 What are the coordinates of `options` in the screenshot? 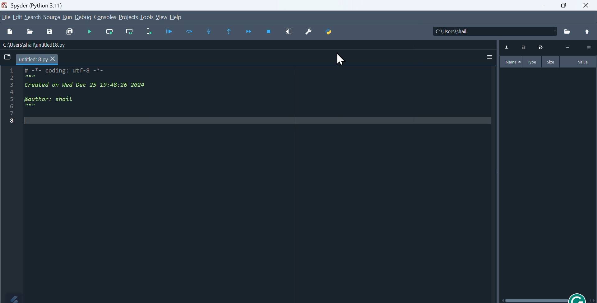 It's located at (567, 47).